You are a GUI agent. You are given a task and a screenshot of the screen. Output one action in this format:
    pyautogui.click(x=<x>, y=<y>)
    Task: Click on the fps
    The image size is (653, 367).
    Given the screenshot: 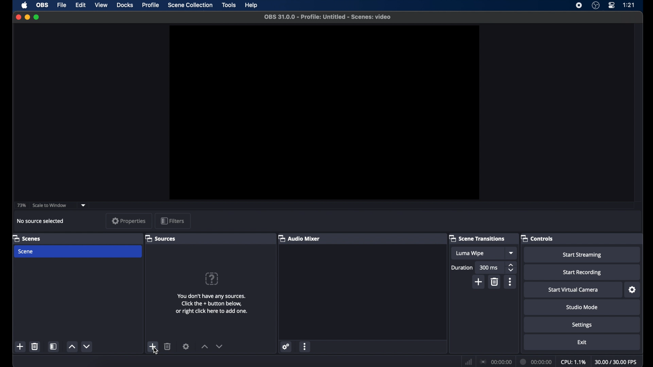 What is the action you would take?
    pyautogui.click(x=616, y=362)
    